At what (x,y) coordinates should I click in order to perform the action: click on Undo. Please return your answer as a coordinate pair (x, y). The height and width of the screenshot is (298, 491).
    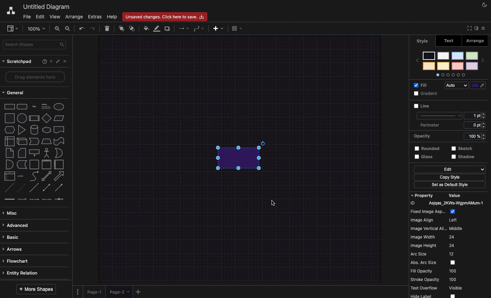
    Looking at the image, I should click on (81, 28).